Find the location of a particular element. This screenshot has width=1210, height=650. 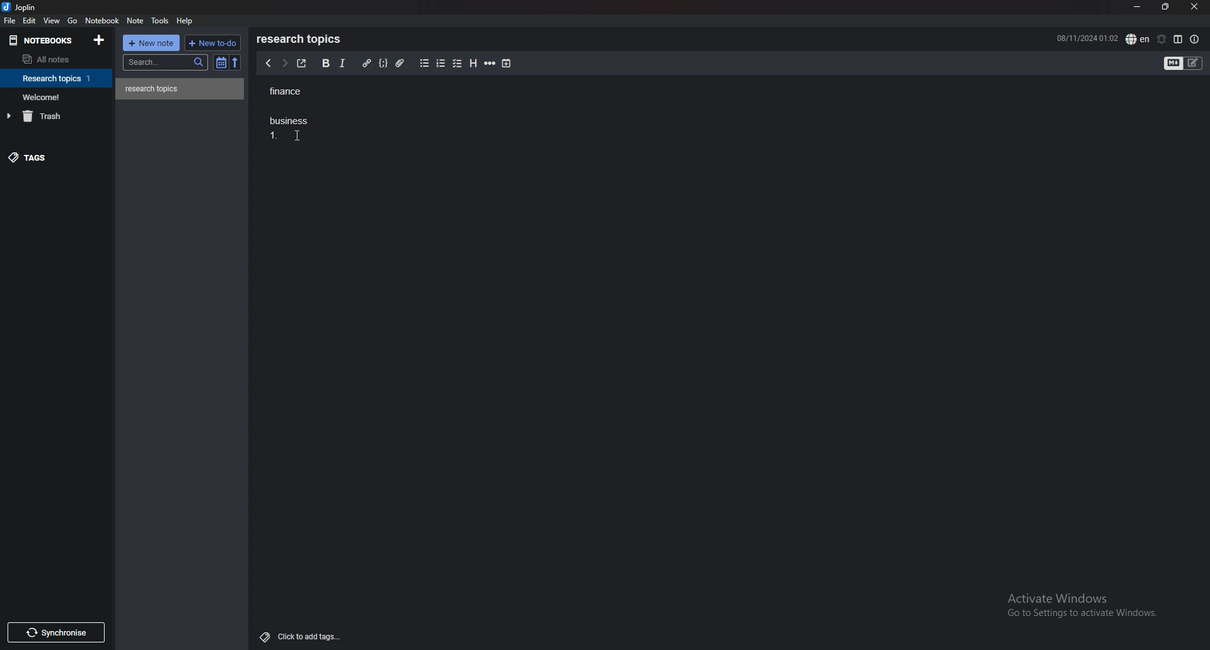

heading is located at coordinates (473, 64).